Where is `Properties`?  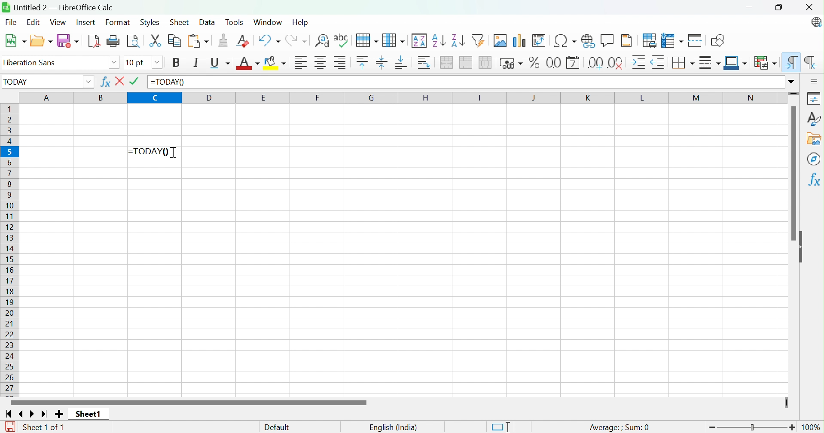
Properties is located at coordinates (813, 98).